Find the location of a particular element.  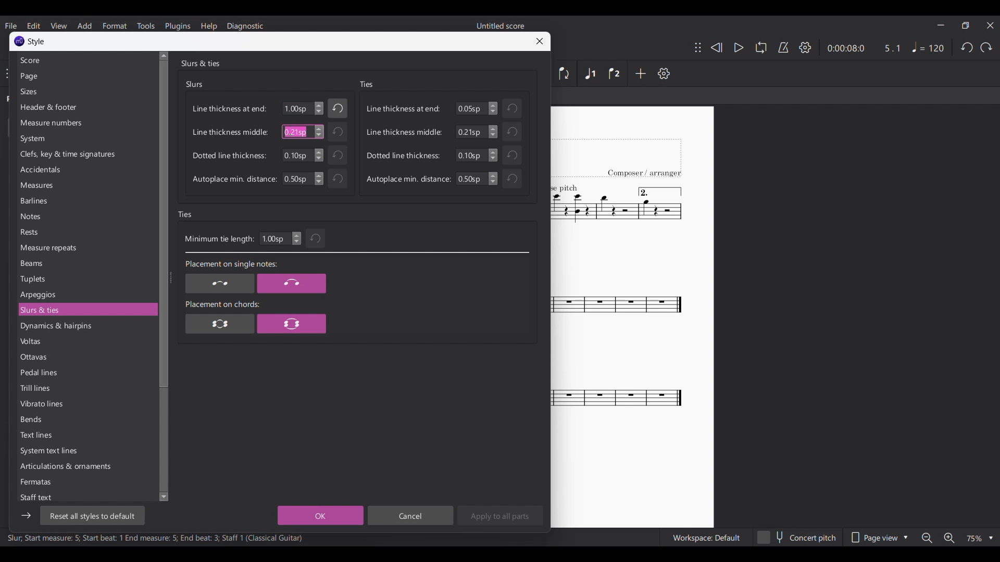

Reset all styles to default is located at coordinates (92, 516).